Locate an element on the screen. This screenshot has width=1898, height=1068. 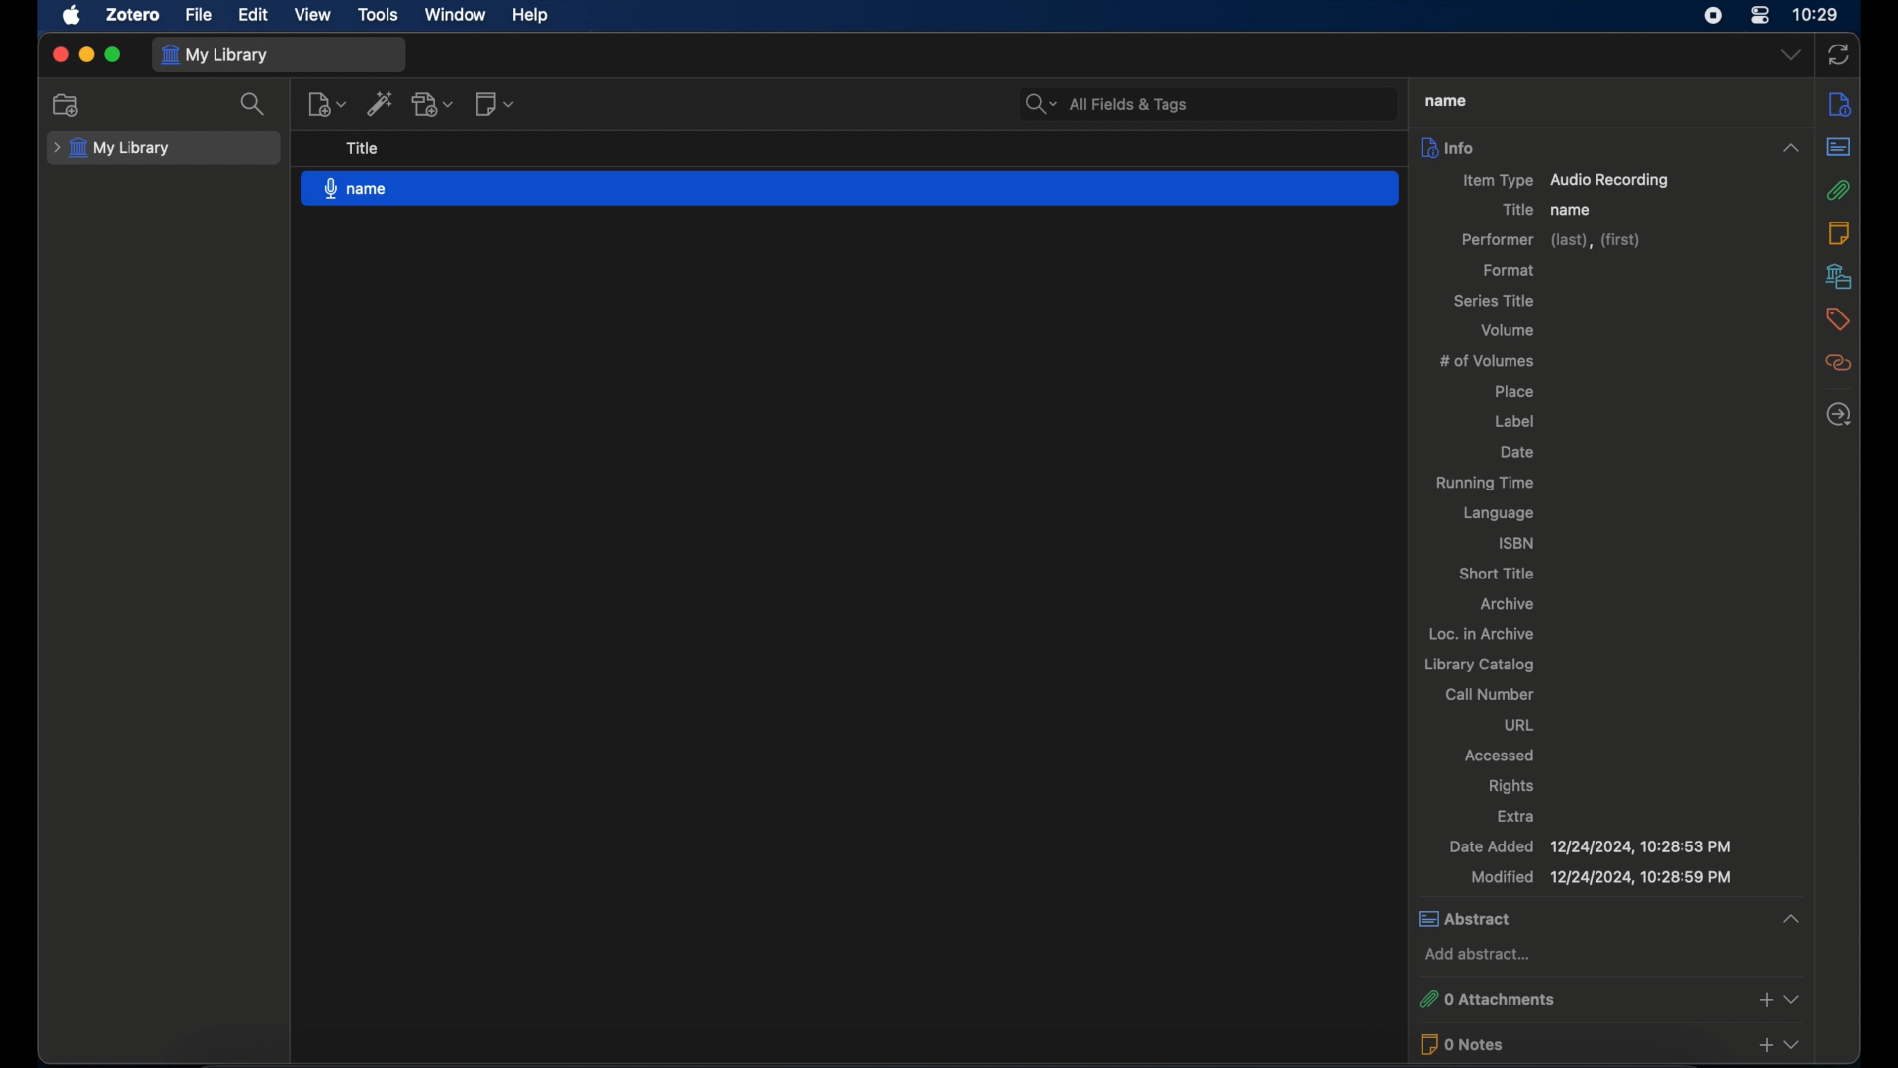
sync is located at coordinates (1839, 55).